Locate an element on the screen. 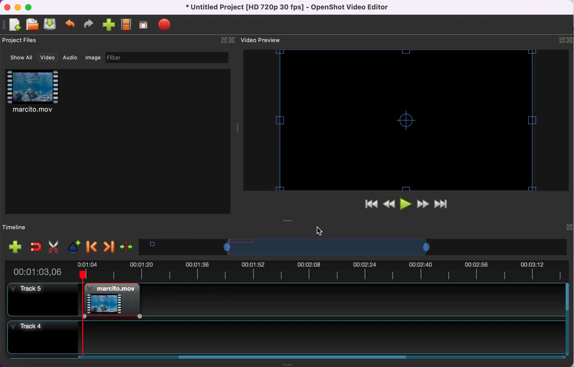 Image resolution: width=574 pixels, height=367 pixels. export file is located at coordinates (171, 25).